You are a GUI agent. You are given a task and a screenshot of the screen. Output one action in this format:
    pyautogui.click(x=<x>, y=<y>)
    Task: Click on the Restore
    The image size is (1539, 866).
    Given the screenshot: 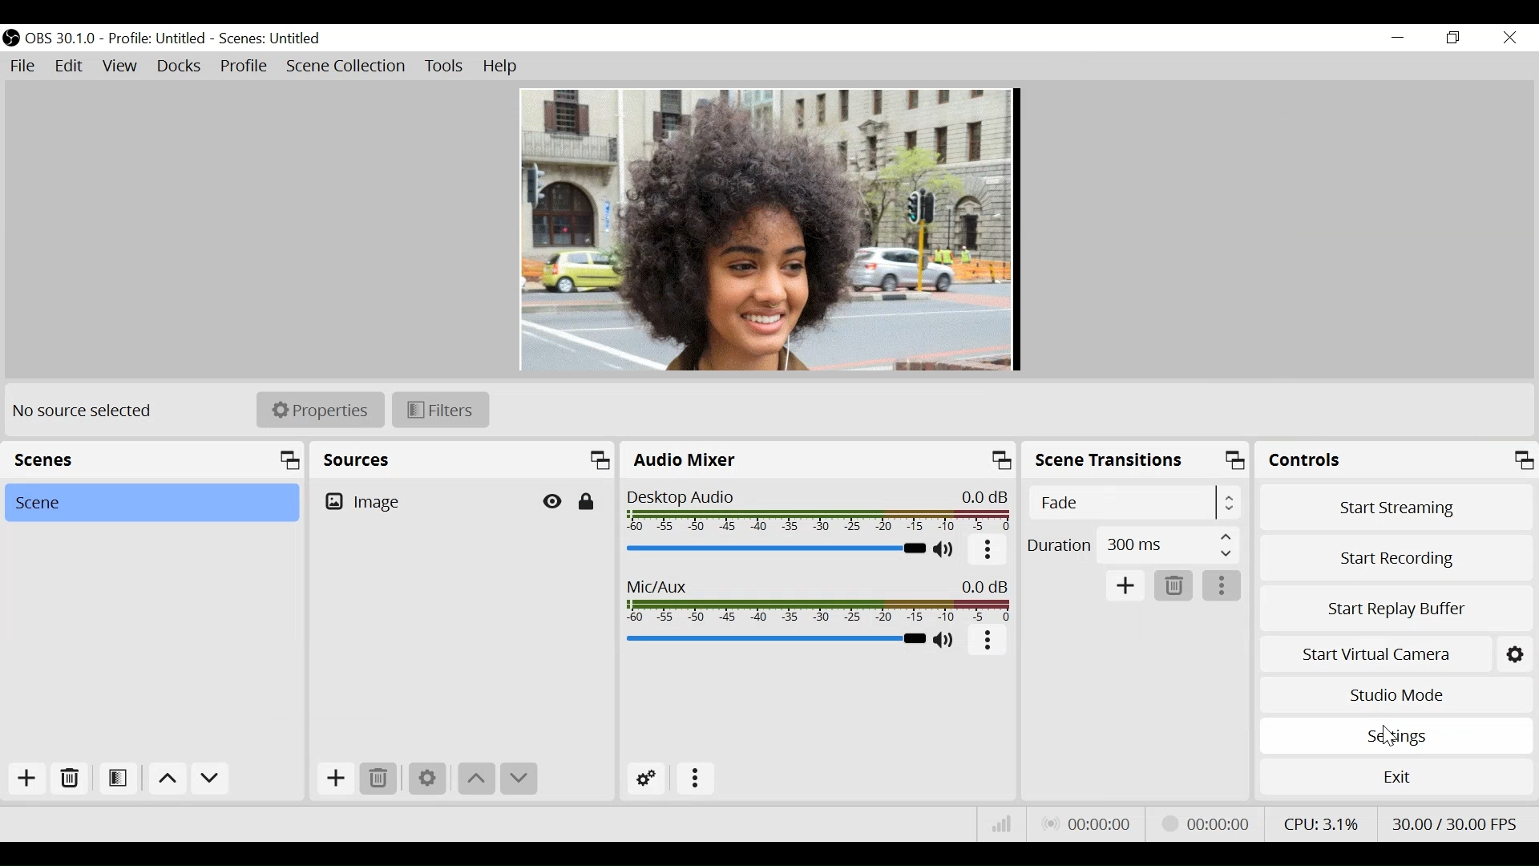 What is the action you would take?
    pyautogui.click(x=1455, y=38)
    